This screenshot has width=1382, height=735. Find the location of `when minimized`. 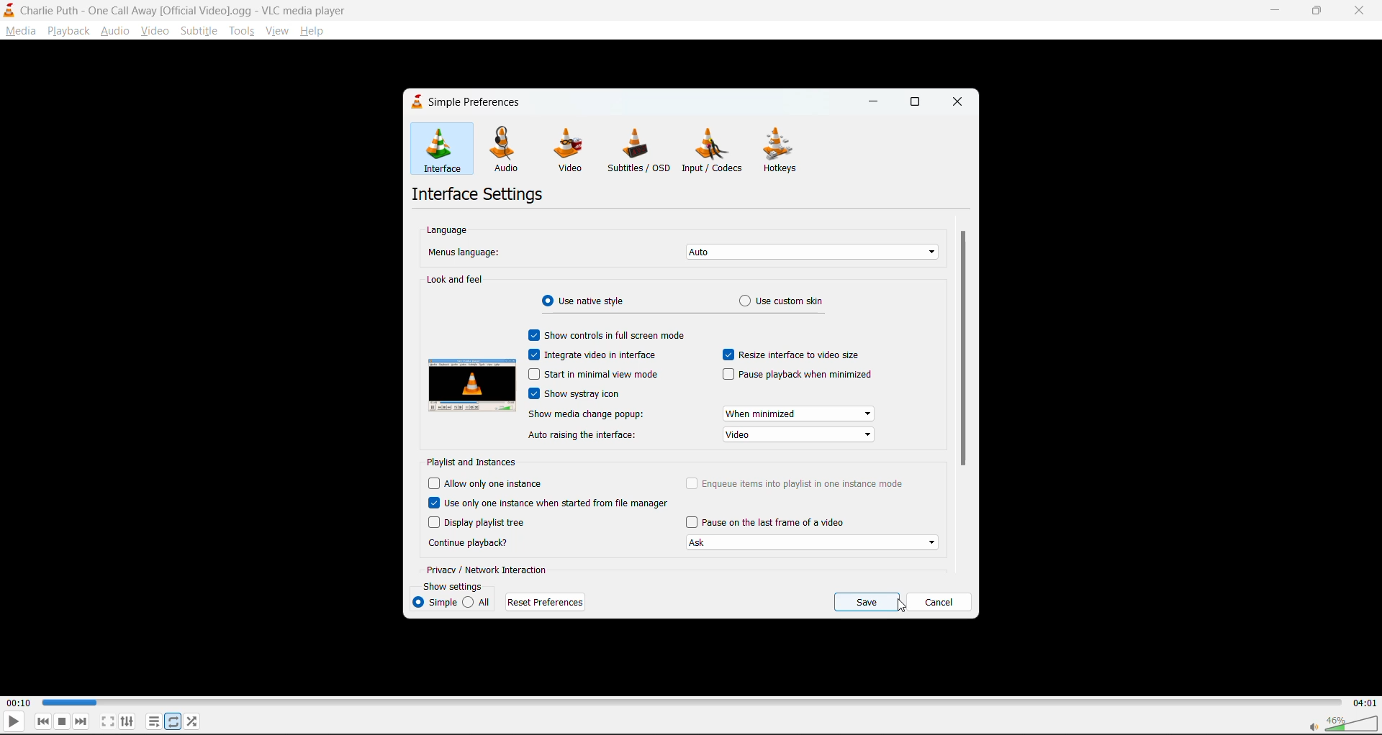

when minimized is located at coordinates (800, 413).